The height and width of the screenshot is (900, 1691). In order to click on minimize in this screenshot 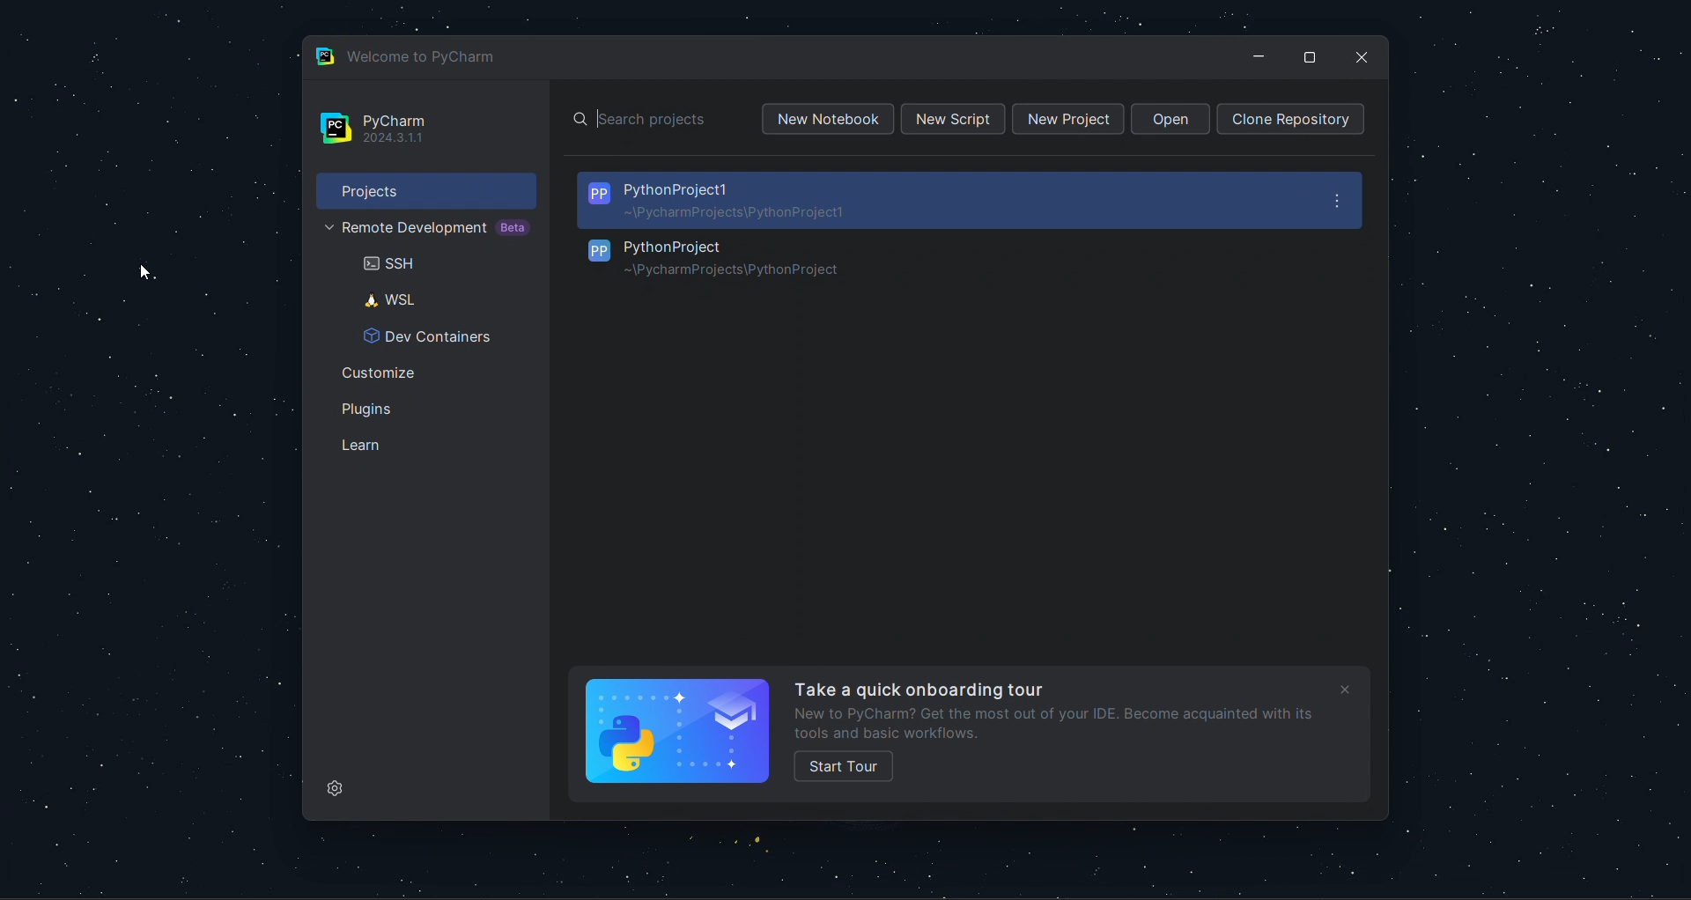, I will do `click(1259, 58)`.